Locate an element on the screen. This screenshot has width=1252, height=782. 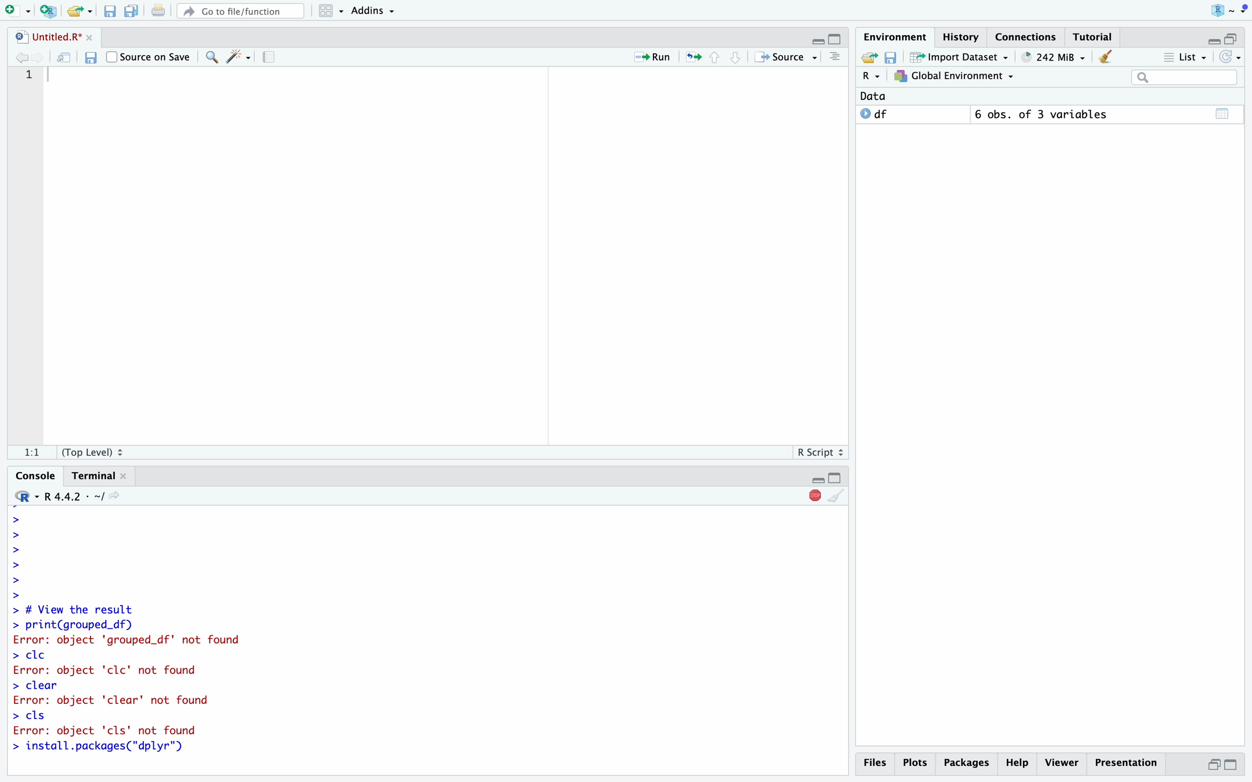
Guidelines is located at coordinates (272, 57).